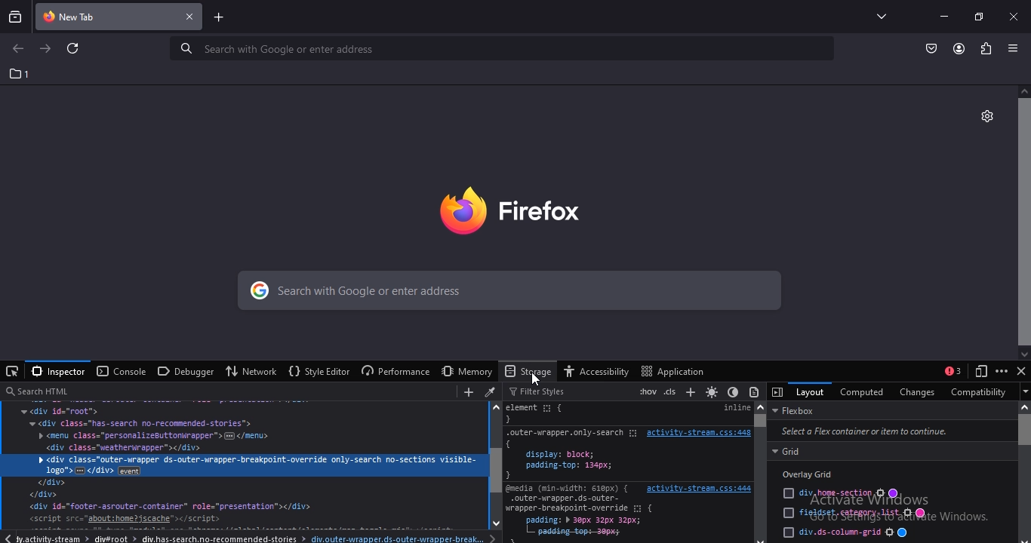 The image size is (1031, 543). What do you see at coordinates (878, 16) in the screenshot?
I see `list all tabs` at bounding box center [878, 16].